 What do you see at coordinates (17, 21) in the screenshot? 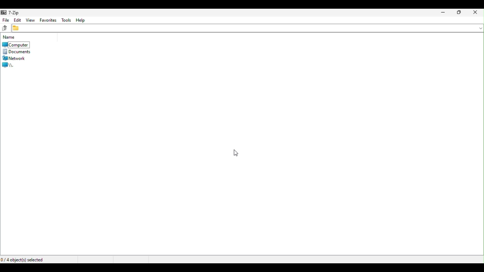
I see `Edit` at bounding box center [17, 21].